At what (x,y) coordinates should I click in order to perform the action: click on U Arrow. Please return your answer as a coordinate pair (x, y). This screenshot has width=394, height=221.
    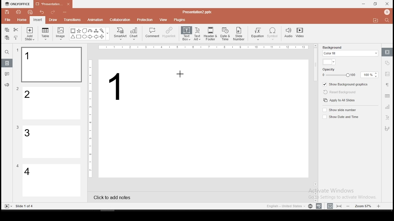
    Looking at the image, I should click on (90, 31).